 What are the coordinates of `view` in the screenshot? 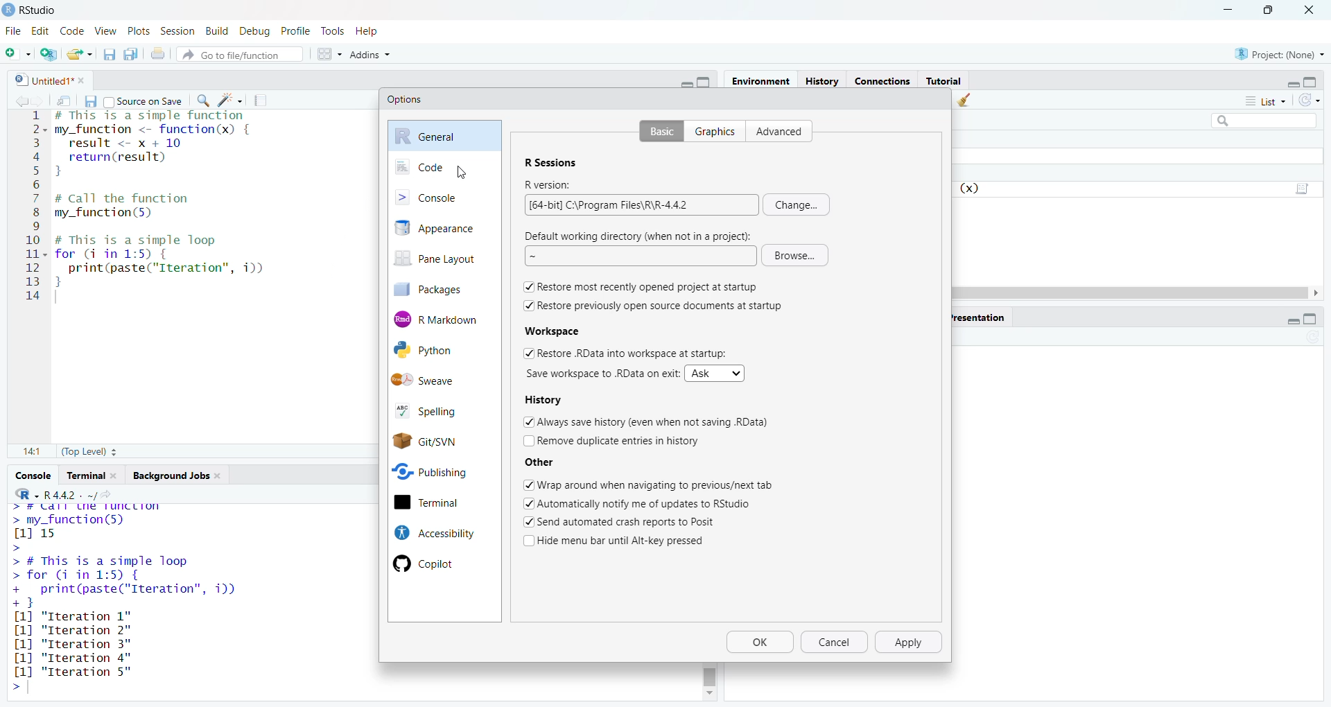 It's located at (105, 30).